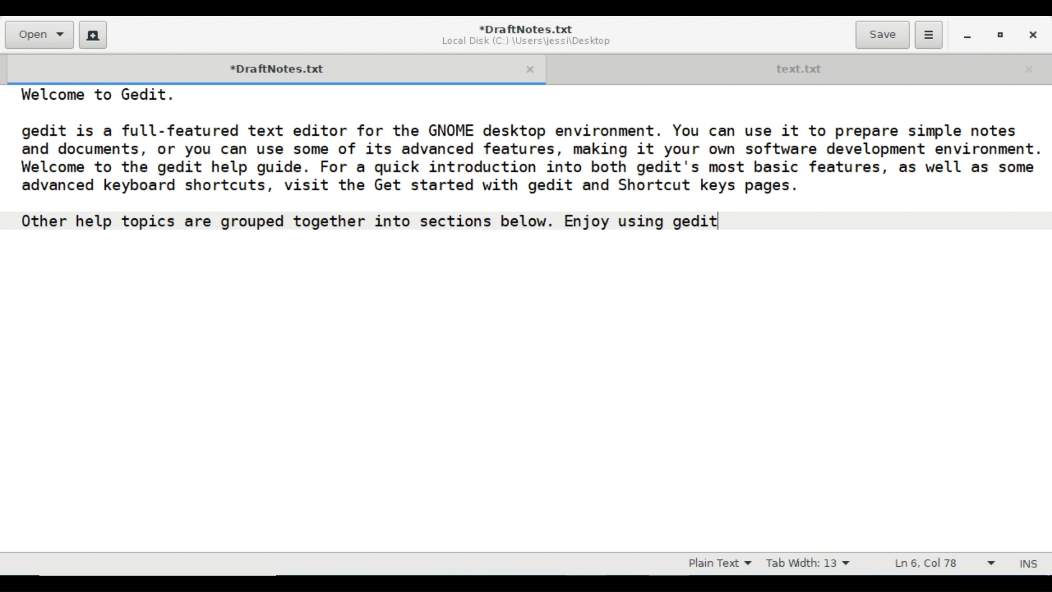 The width and height of the screenshot is (1052, 592). What do you see at coordinates (928, 35) in the screenshot?
I see `Application menu` at bounding box center [928, 35].